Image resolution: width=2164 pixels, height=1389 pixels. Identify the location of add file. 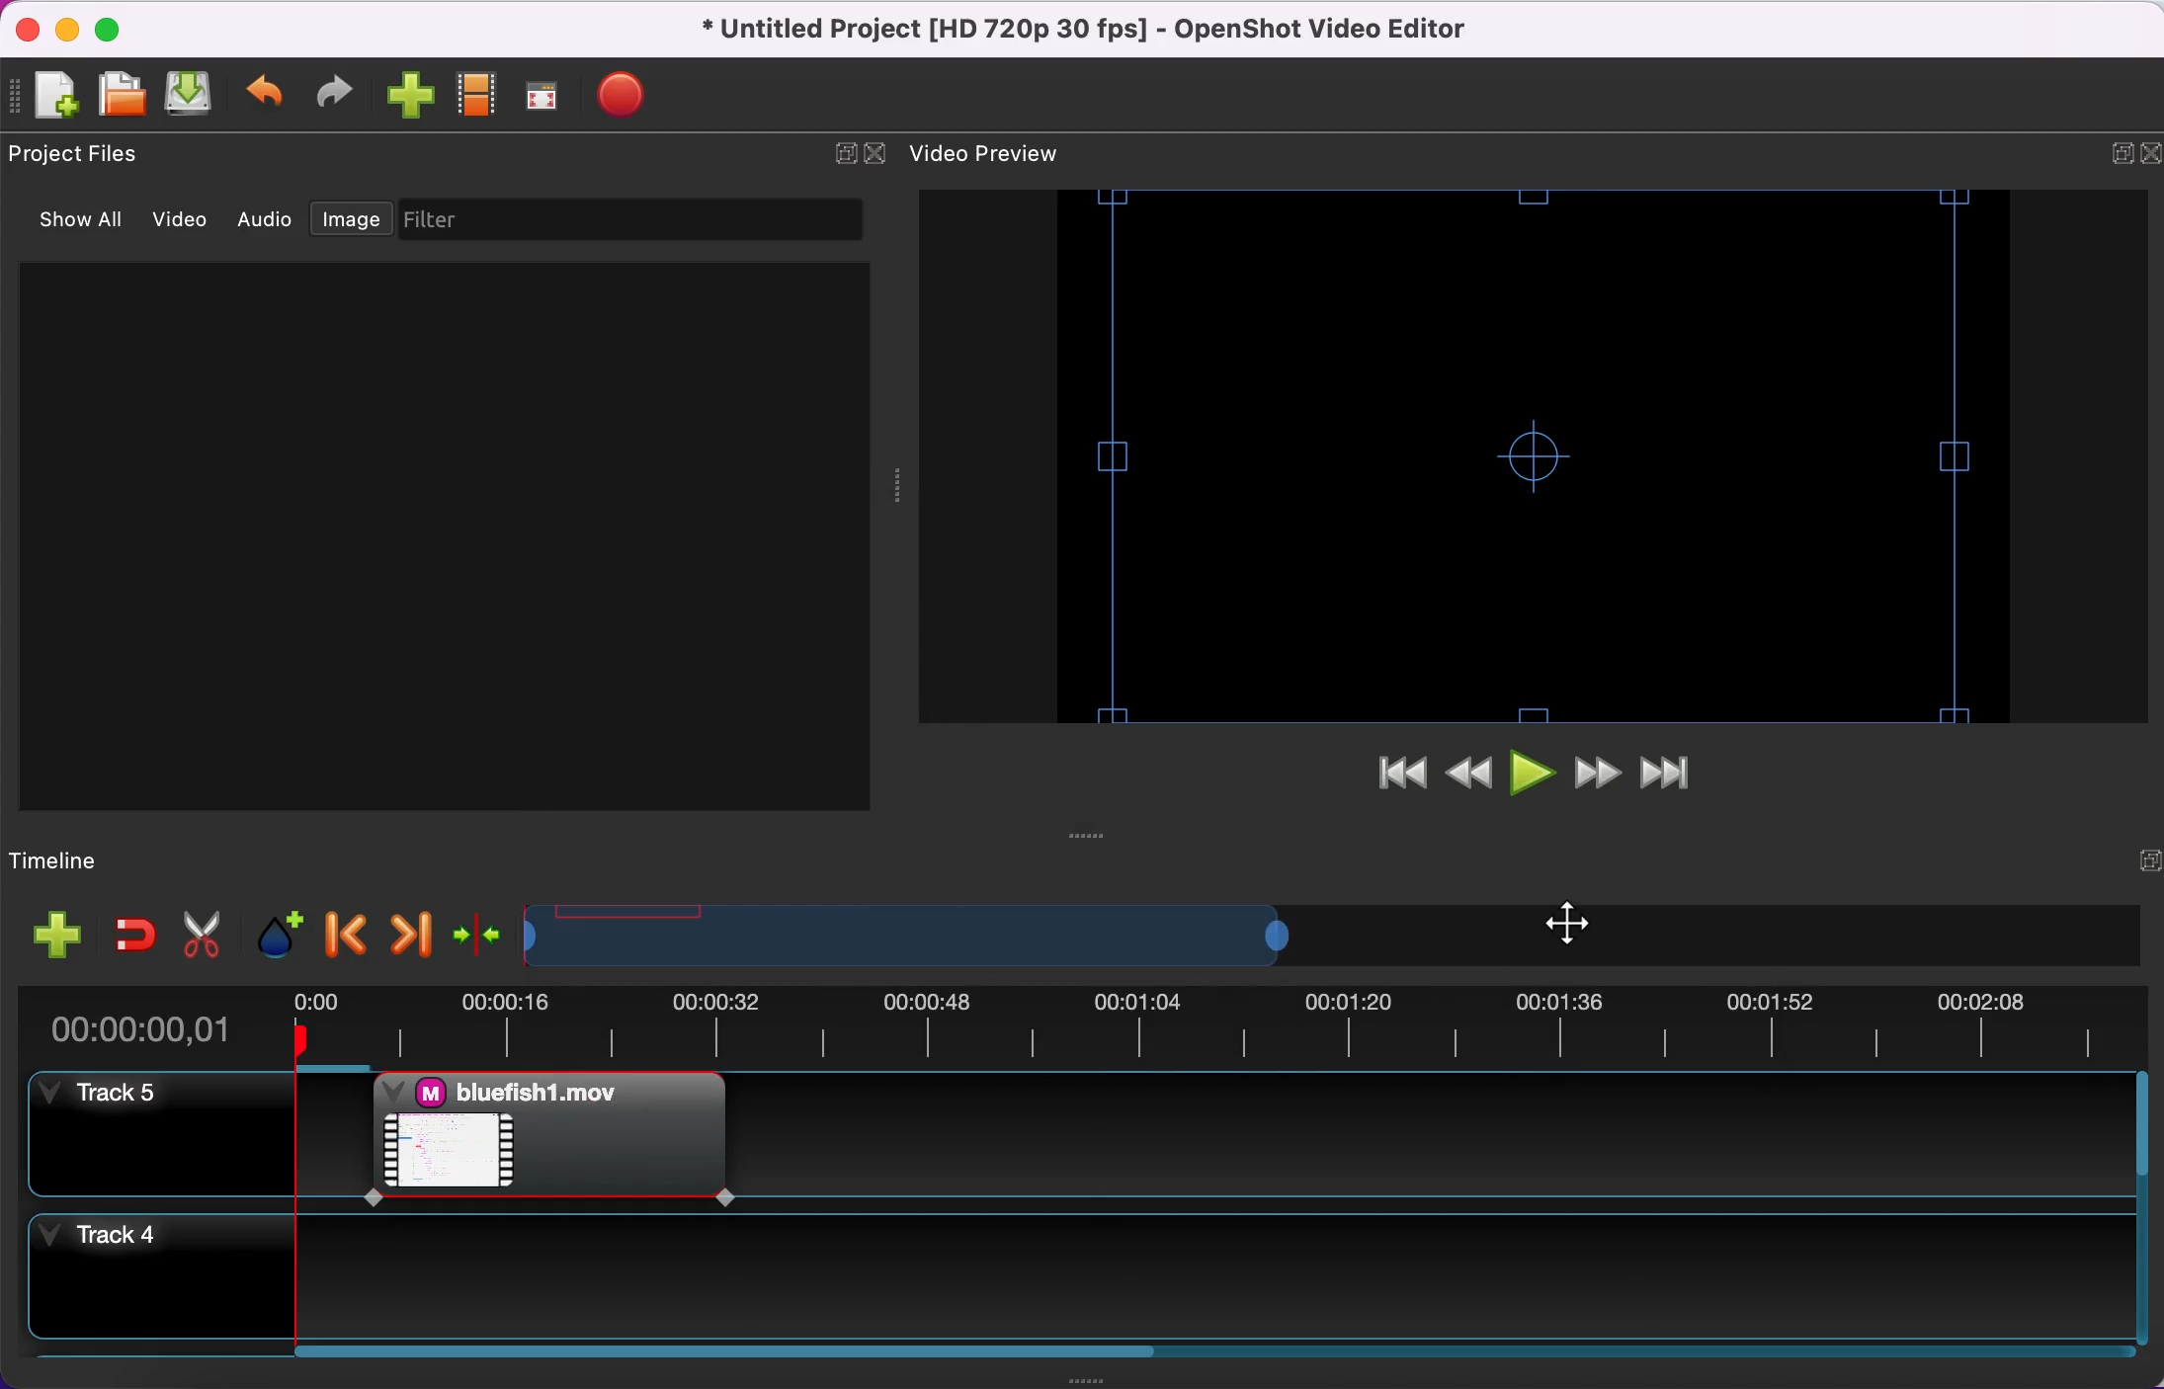
(52, 97).